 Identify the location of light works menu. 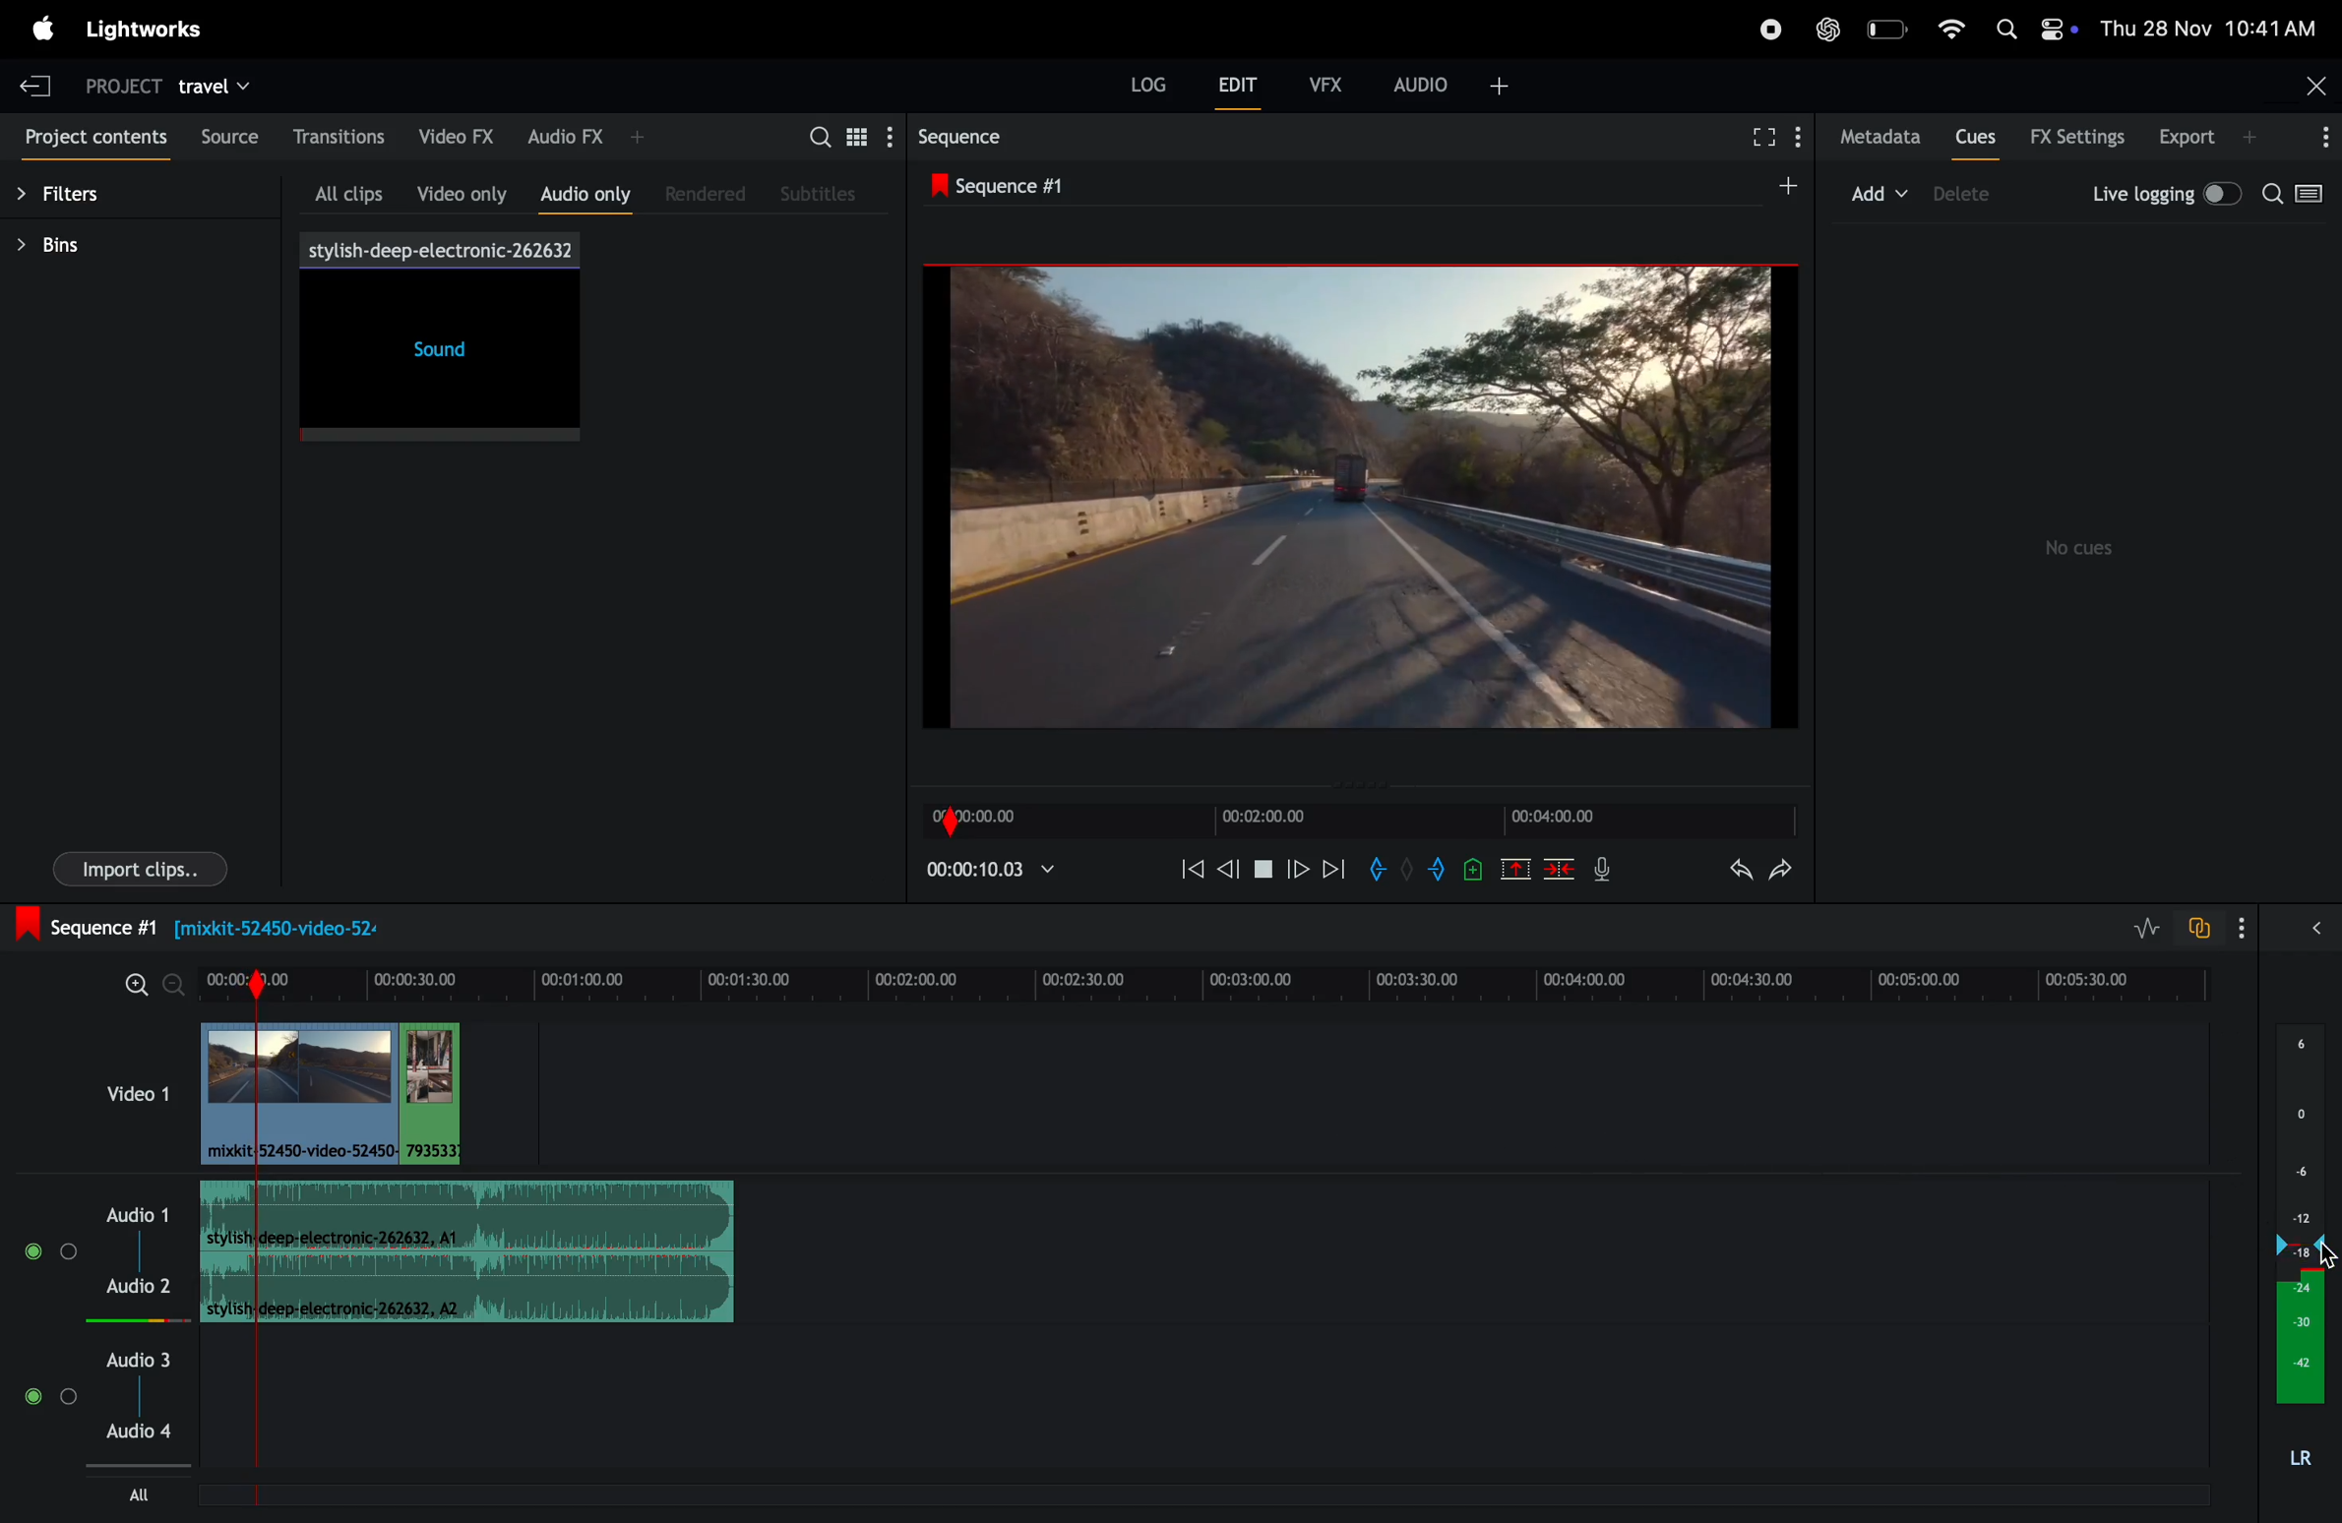
(149, 32).